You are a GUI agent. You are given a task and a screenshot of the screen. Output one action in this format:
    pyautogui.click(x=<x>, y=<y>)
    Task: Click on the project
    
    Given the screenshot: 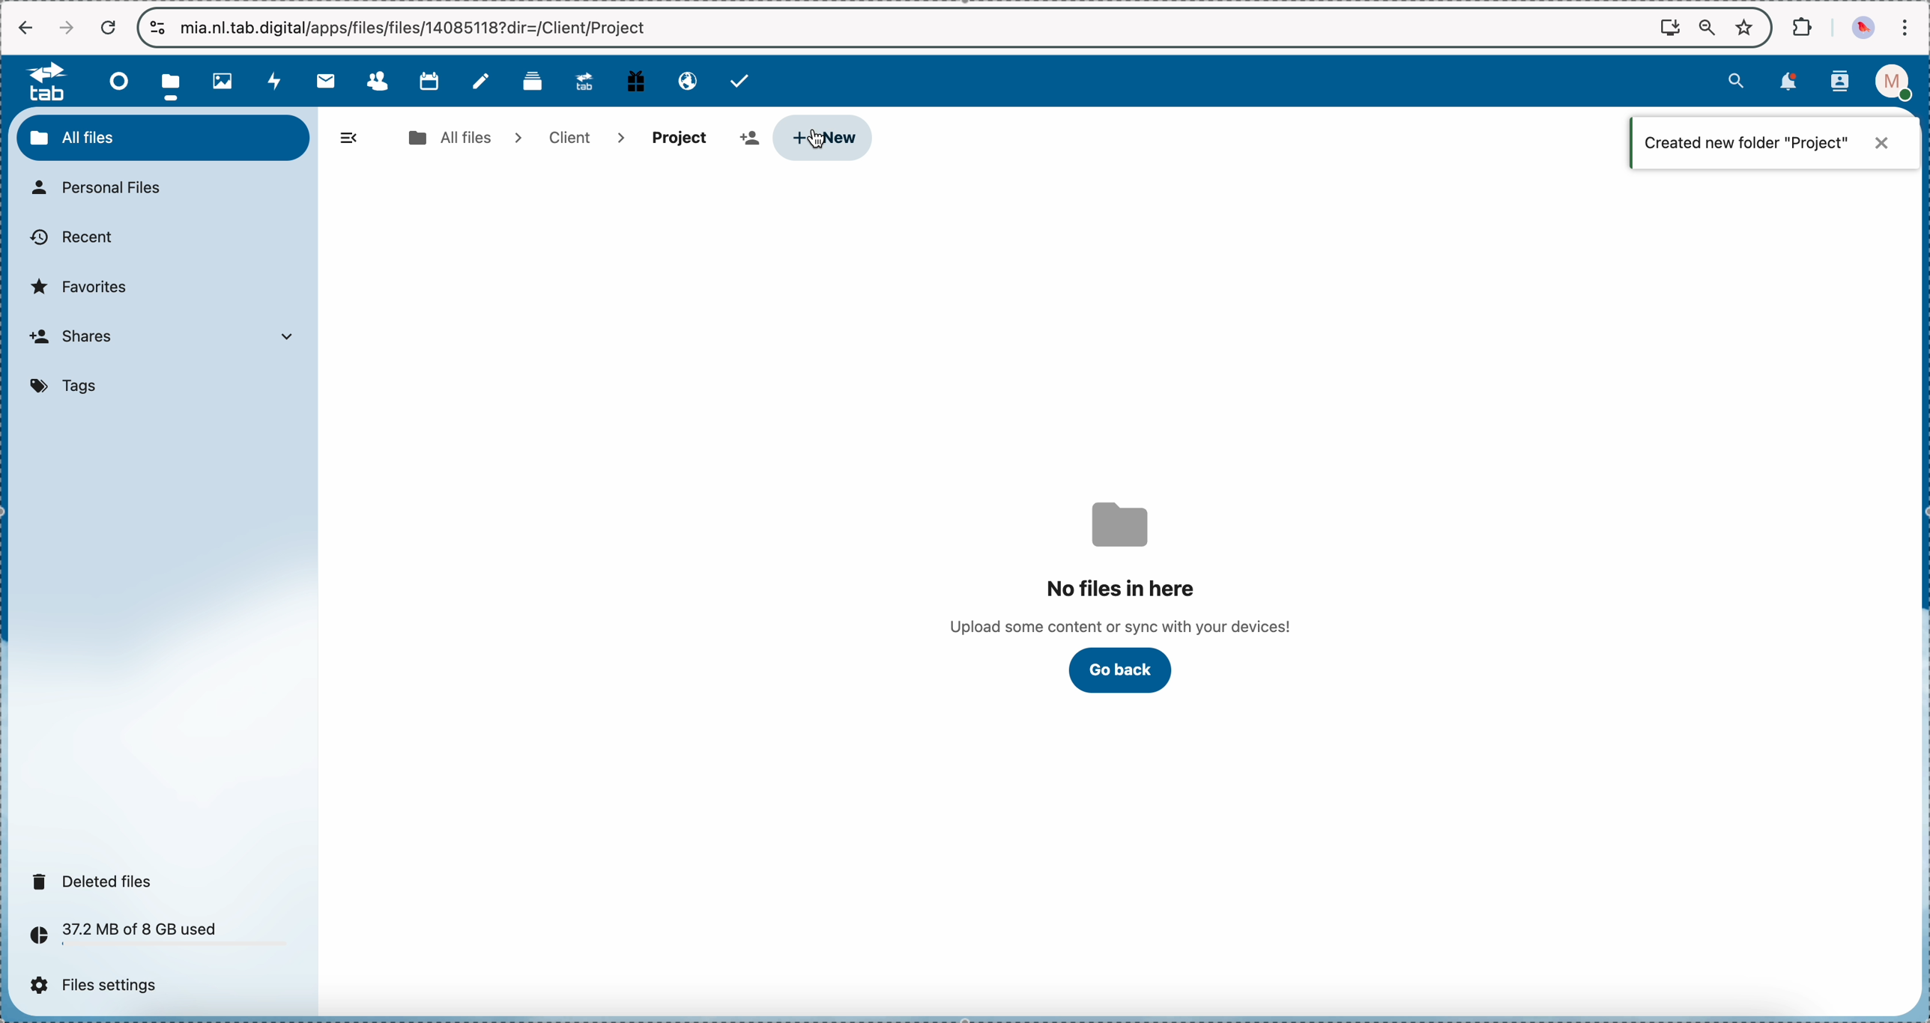 What is the action you would take?
    pyautogui.click(x=680, y=136)
    